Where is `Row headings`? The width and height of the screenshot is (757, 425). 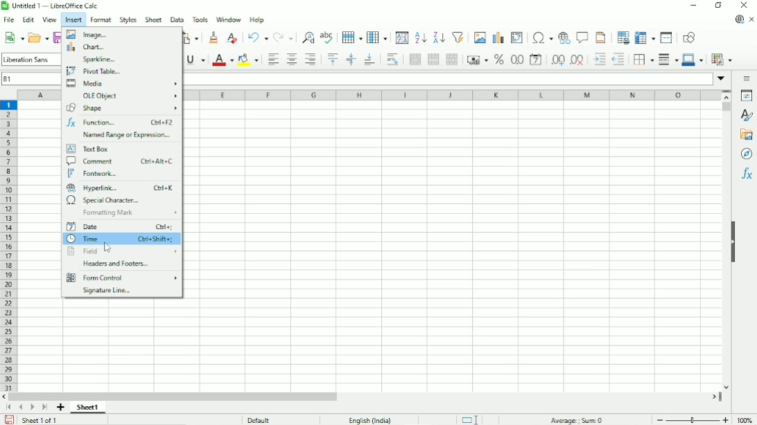
Row headings is located at coordinates (10, 246).